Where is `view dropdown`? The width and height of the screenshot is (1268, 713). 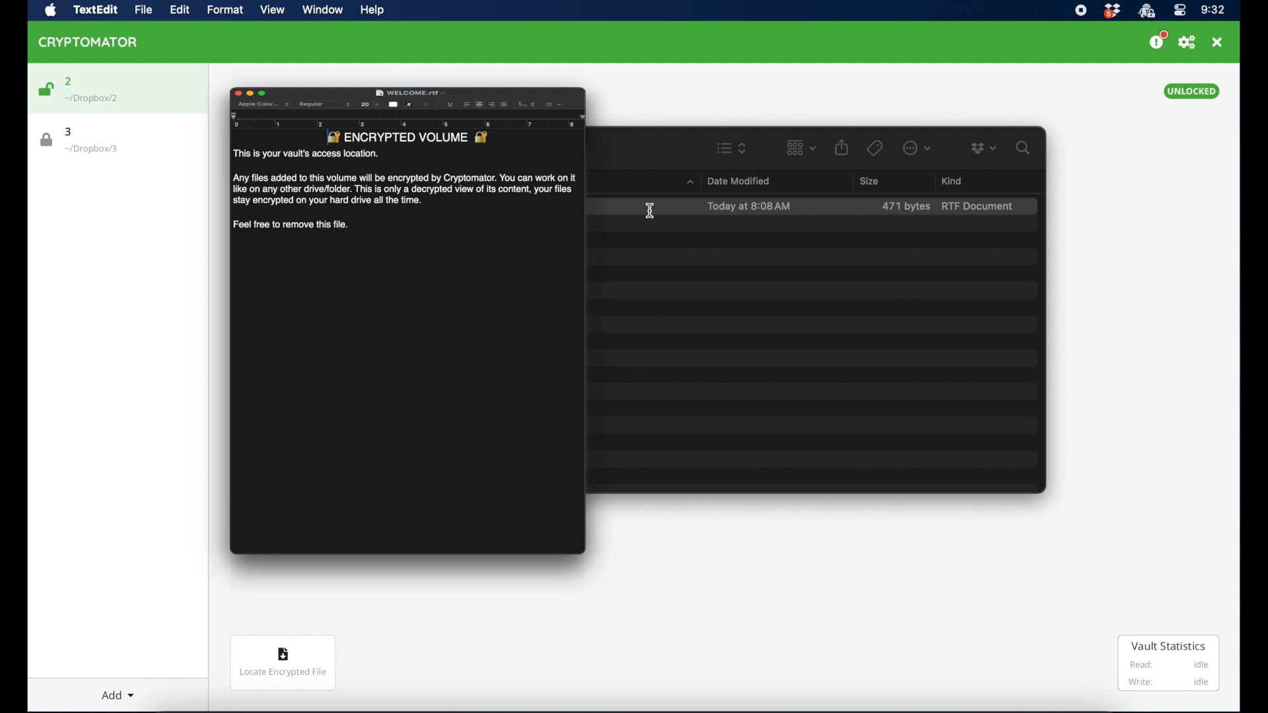
view dropdown is located at coordinates (802, 148).